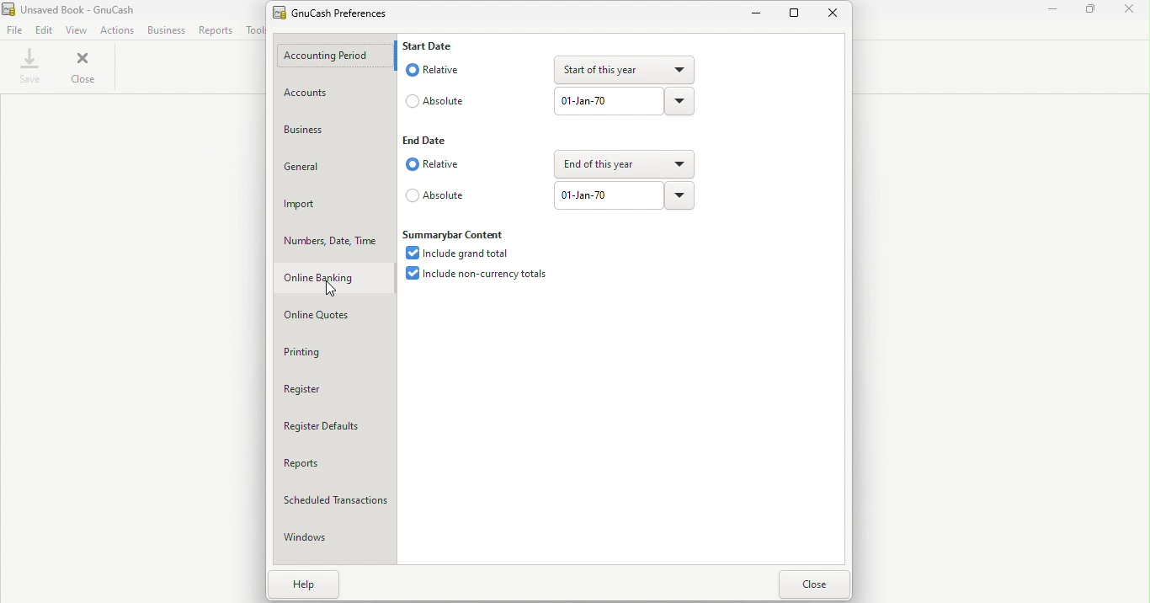 Image resolution: width=1150 pixels, height=603 pixels. I want to click on Drop down, so click(626, 164).